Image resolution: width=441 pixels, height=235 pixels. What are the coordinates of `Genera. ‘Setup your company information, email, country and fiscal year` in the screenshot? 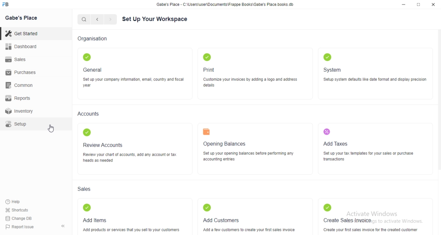 It's located at (131, 70).